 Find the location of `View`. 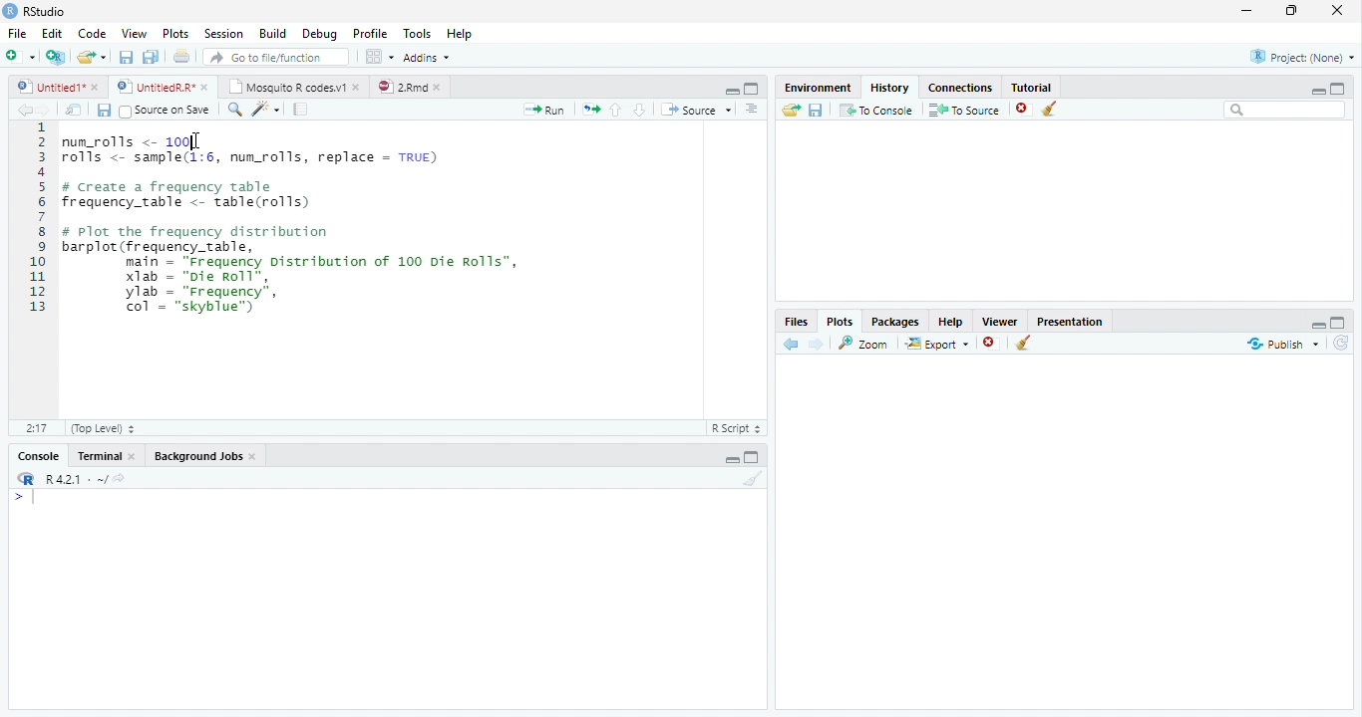

View is located at coordinates (135, 32).